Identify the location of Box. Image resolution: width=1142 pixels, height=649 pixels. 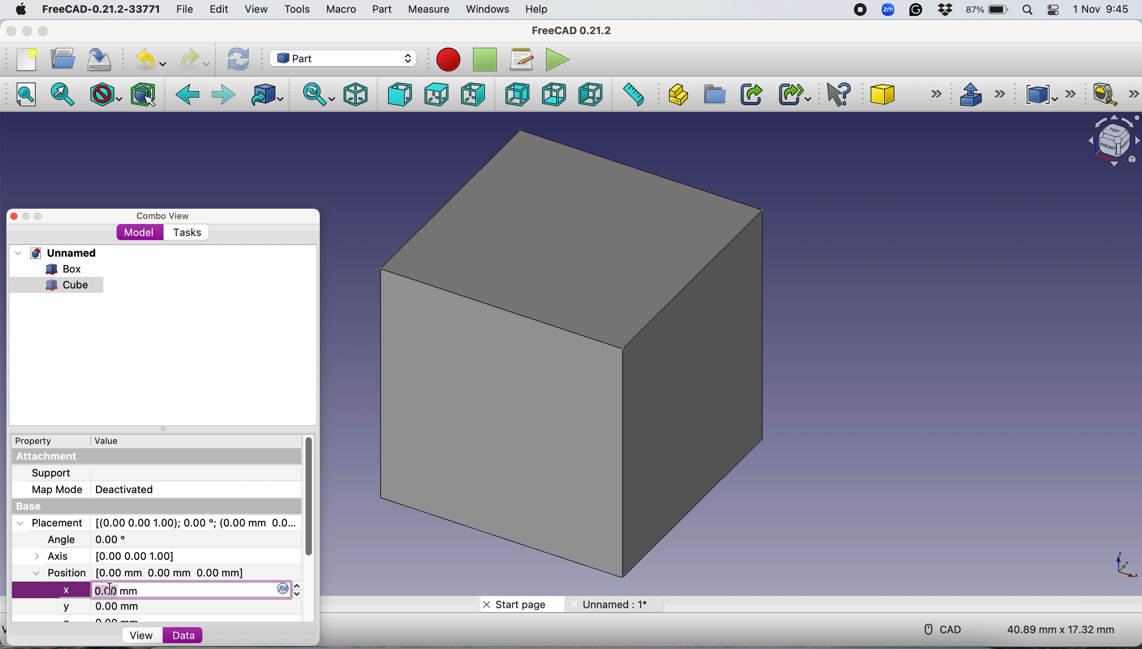
(55, 269).